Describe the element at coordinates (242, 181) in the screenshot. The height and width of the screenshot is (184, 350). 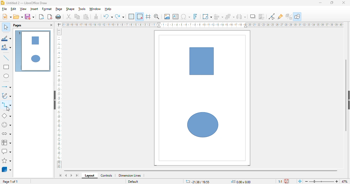
I see `0.00x0.00` at that location.